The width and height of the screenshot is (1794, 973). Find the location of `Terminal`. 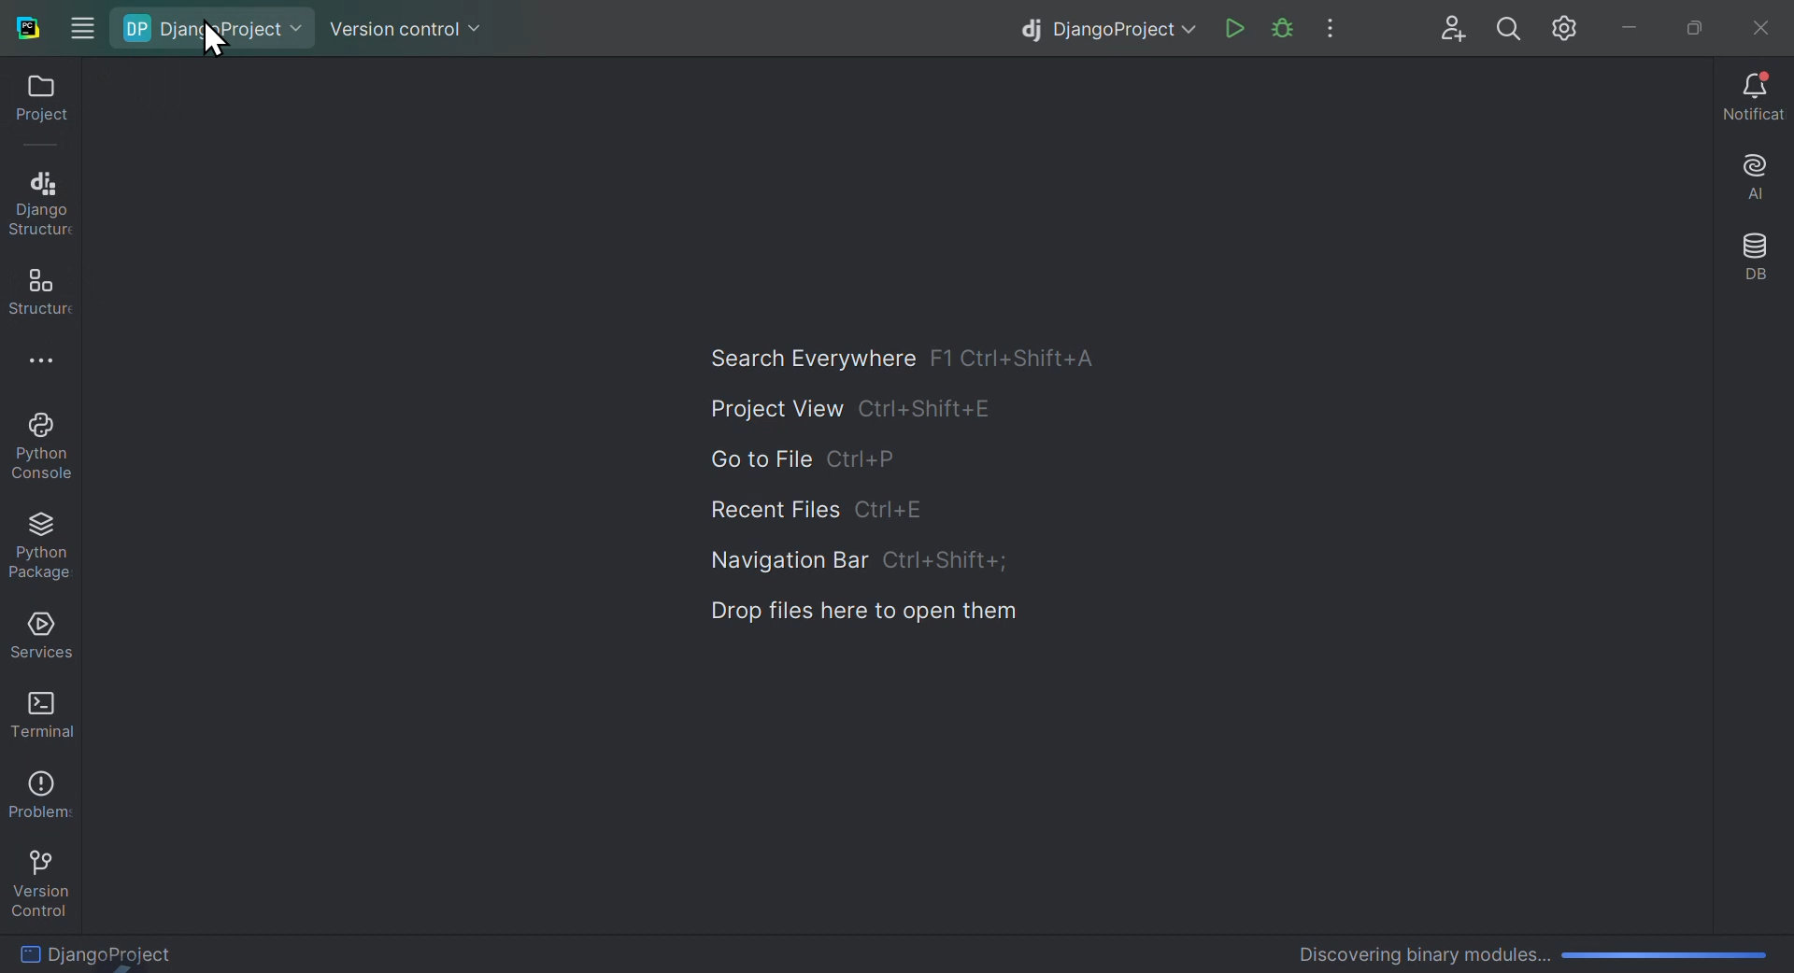

Terminal is located at coordinates (36, 712).